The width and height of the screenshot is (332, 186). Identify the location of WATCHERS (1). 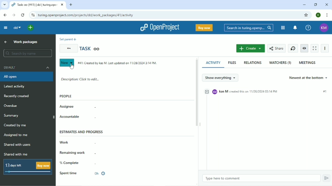
(280, 63).